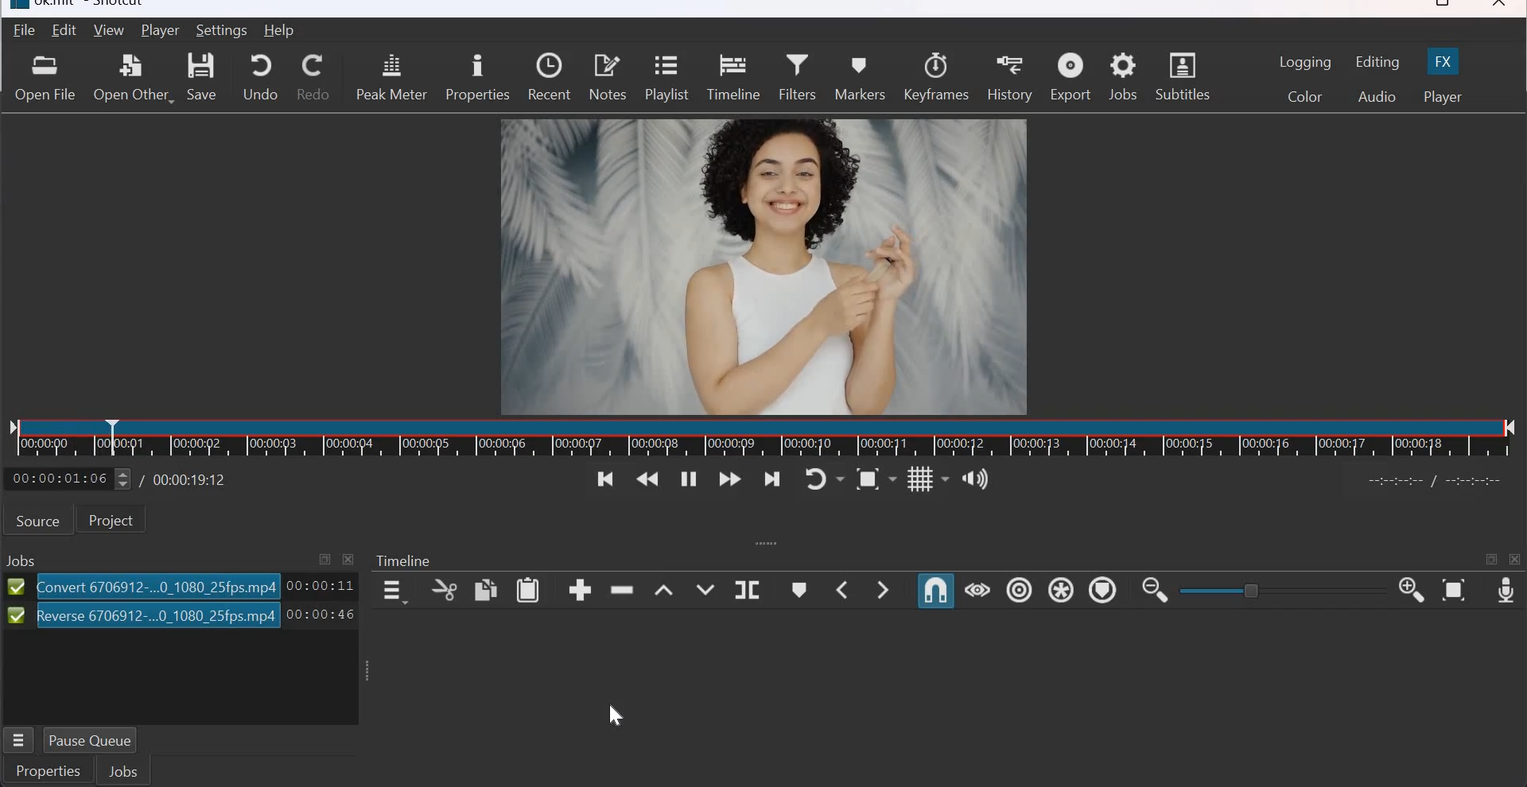 The height and width of the screenshot is (787, 1527). I want to click on Toggle play or pause, so click(689, 479).